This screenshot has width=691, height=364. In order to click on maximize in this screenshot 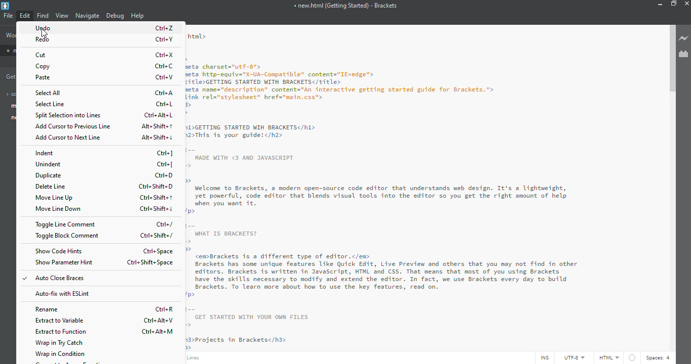, I will do `click(673, 4)`.